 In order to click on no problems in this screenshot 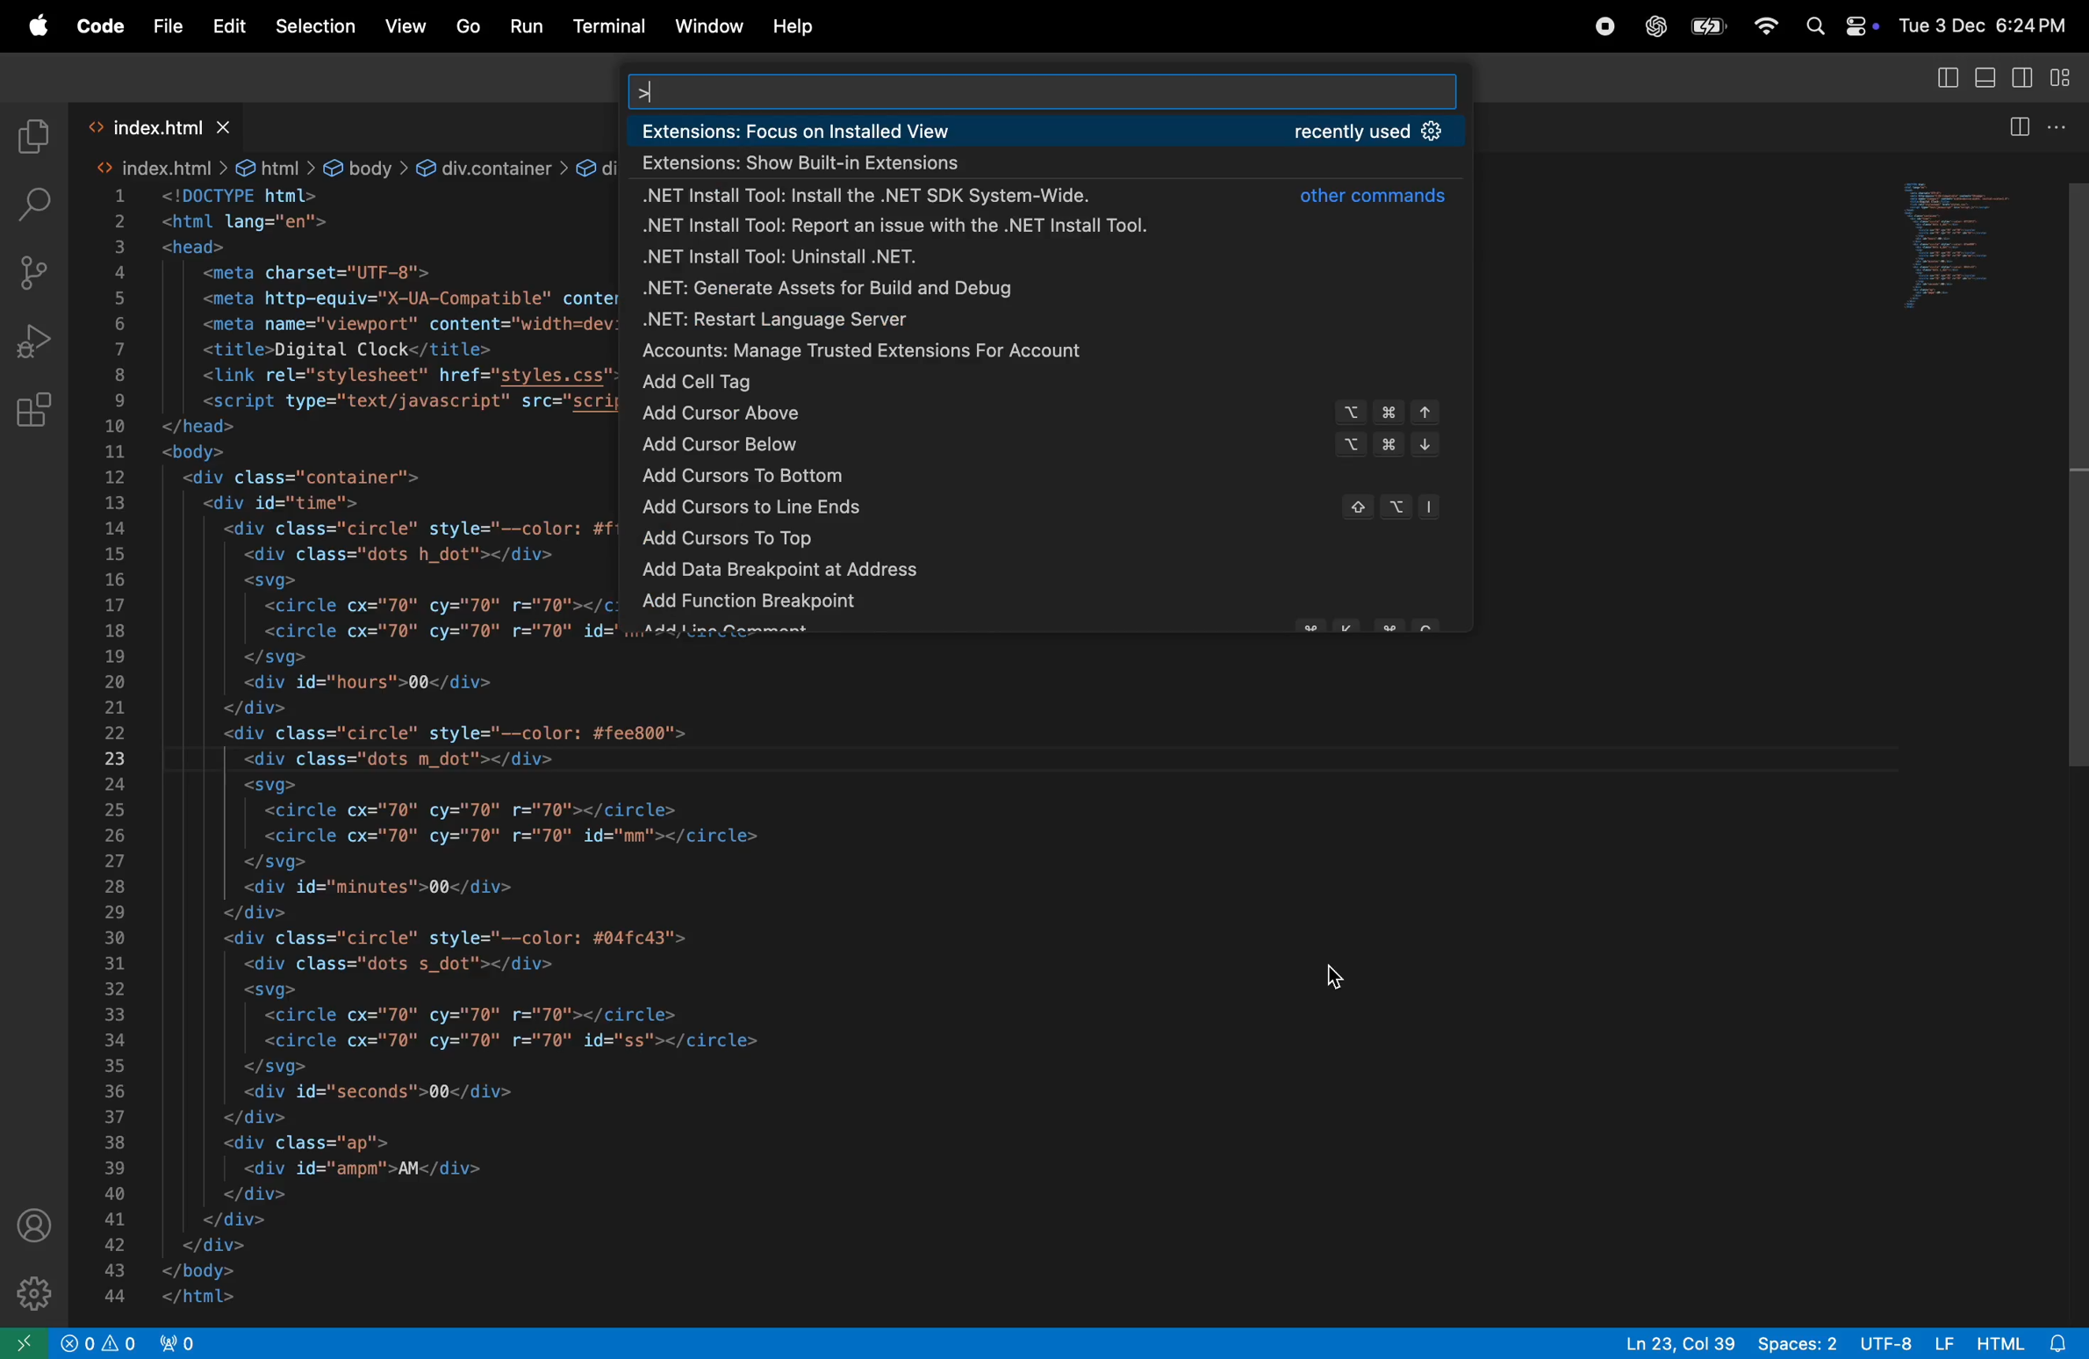, I will do `click(105, 1343)`.